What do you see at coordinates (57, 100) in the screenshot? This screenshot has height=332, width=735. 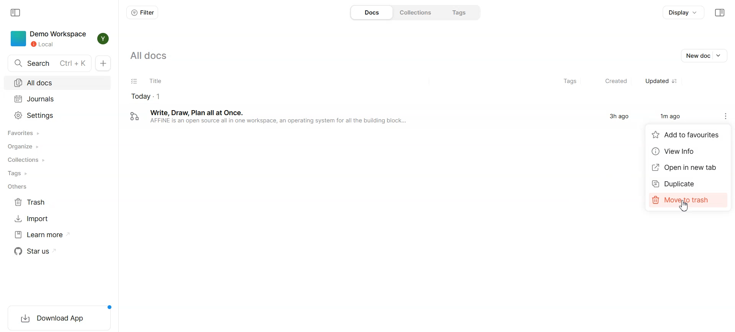 I see `Journals` at bounding box center [57, 100].